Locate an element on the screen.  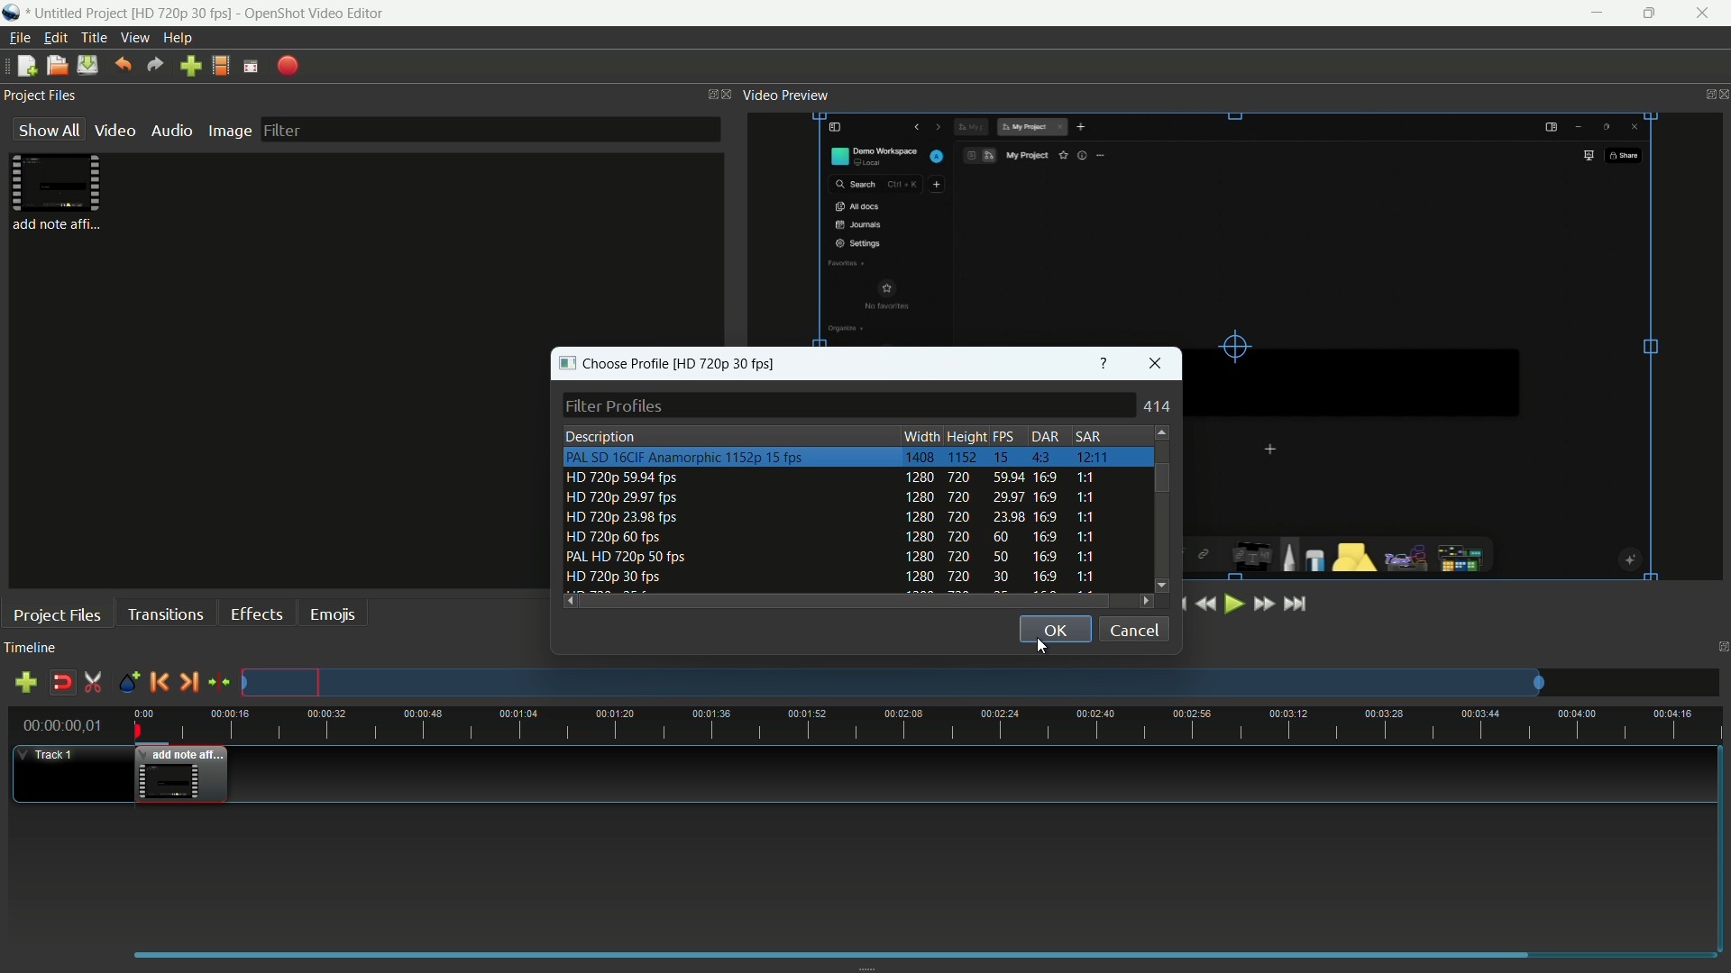
audio is located at coordinates (170, 132).